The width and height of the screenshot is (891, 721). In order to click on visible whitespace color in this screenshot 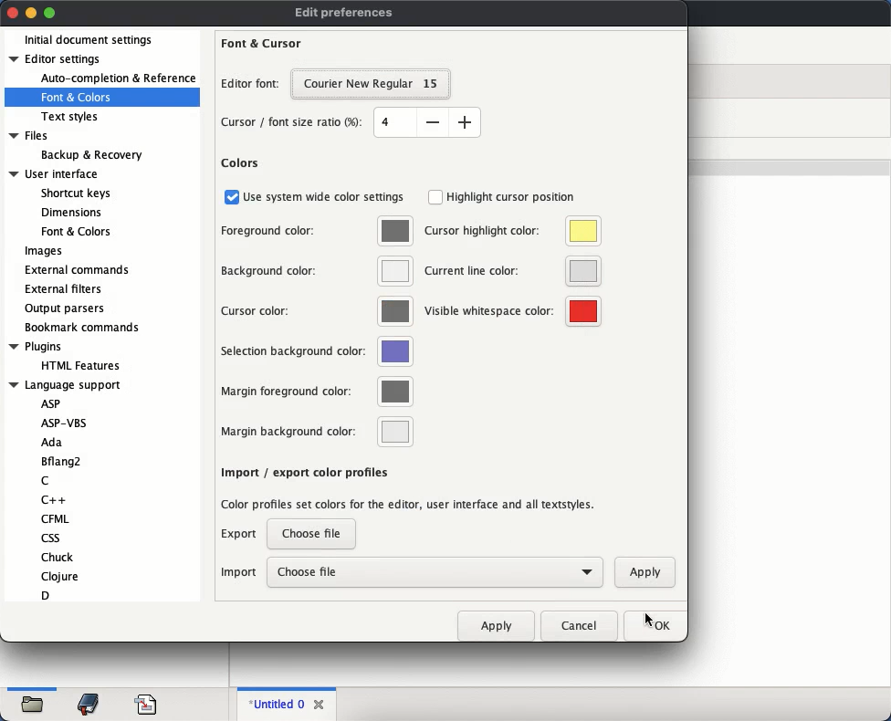, I will do `click(513, 312)`.